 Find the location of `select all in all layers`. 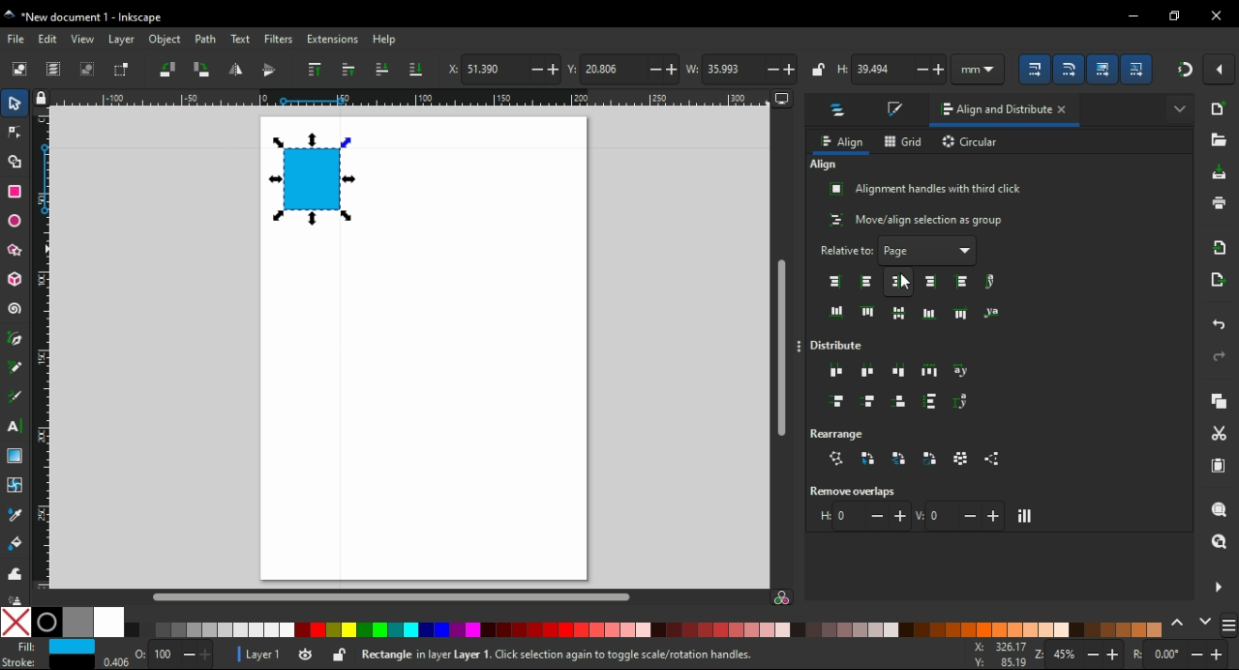

select all in all layers is located at coordinates (54, 69).